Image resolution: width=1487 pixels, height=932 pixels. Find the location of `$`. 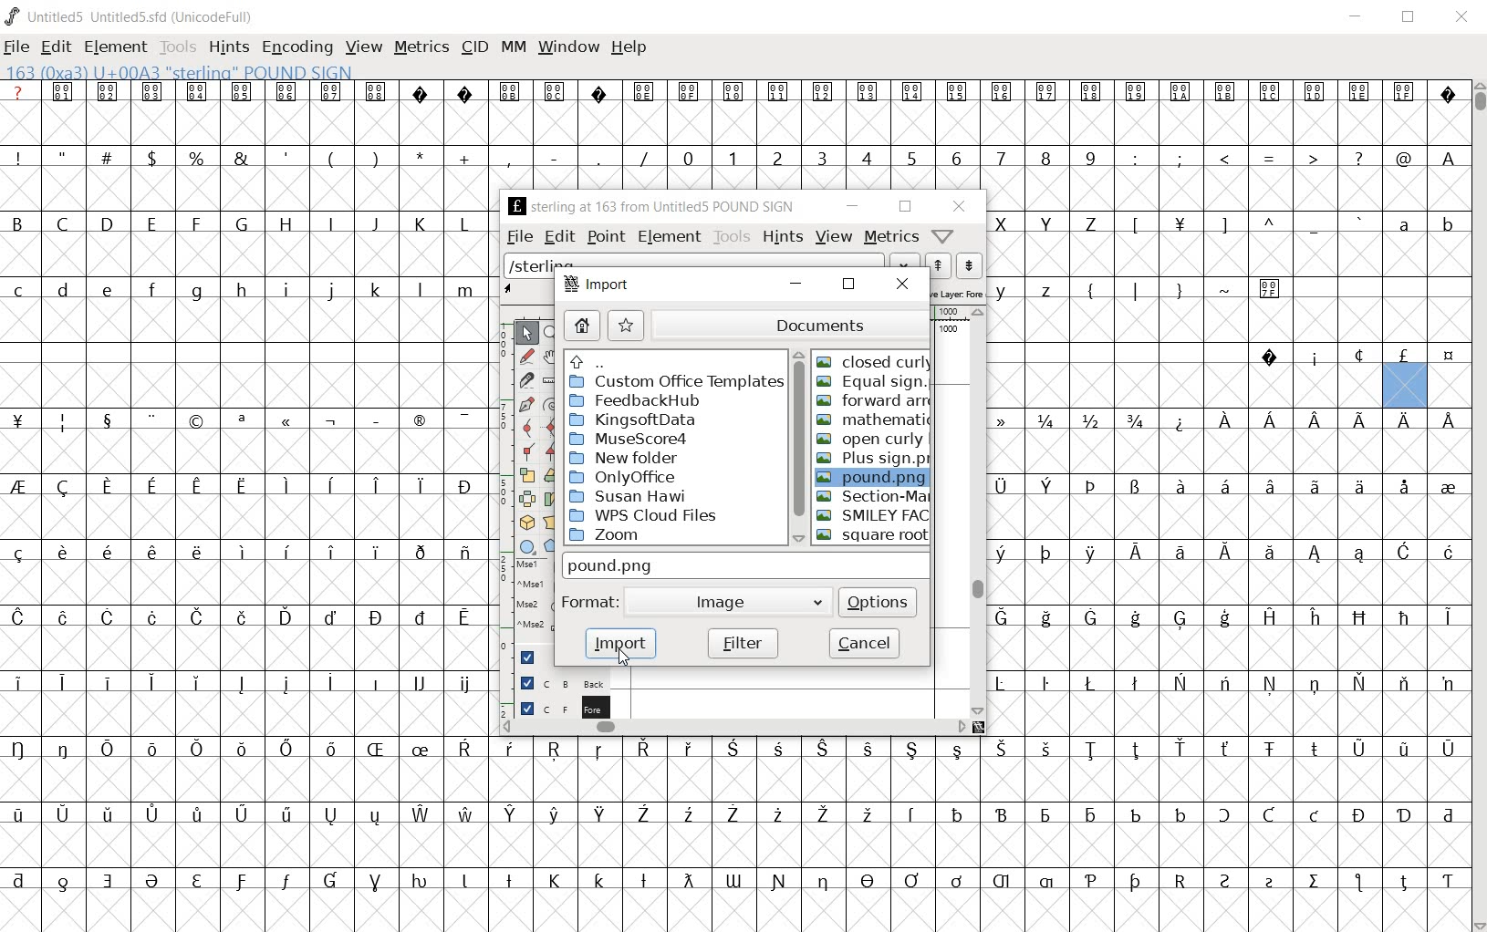

$ is located at coordinates (155, 158).